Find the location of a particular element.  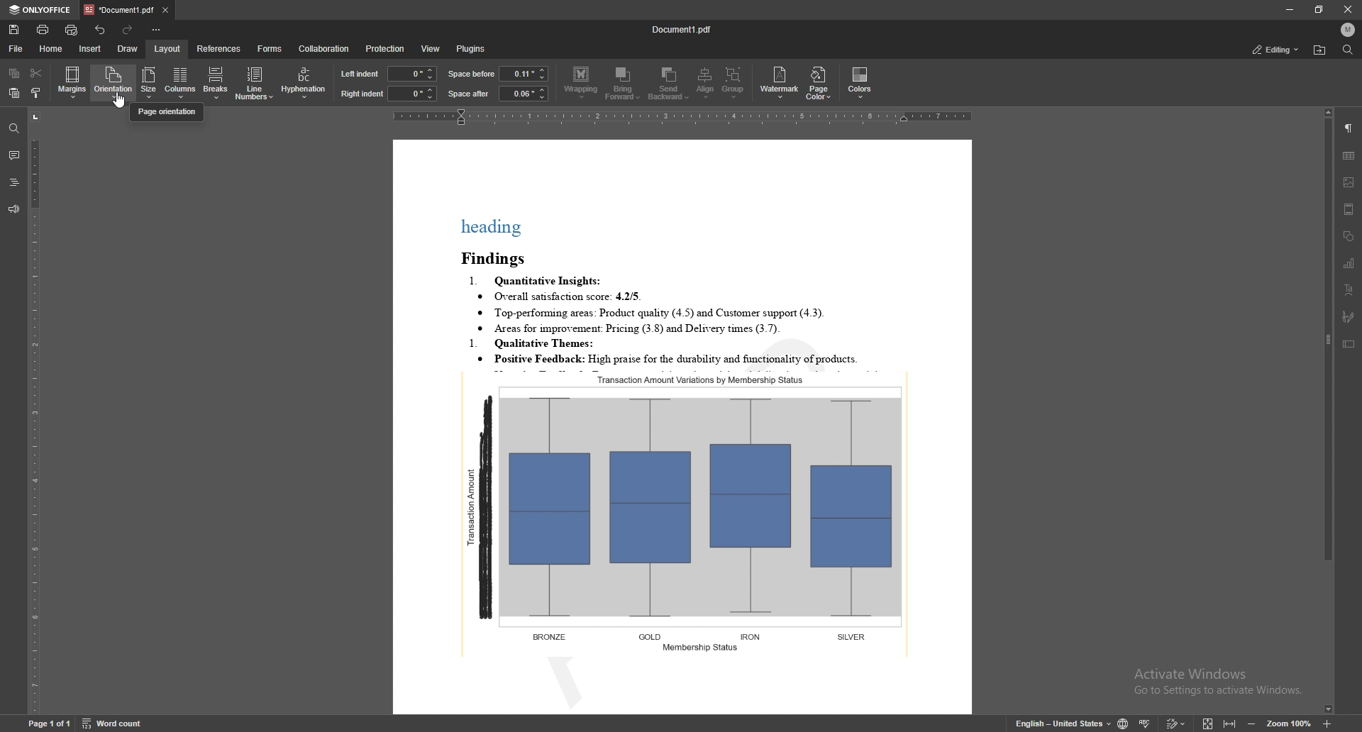

breaks is located at coordinates (214, 82).